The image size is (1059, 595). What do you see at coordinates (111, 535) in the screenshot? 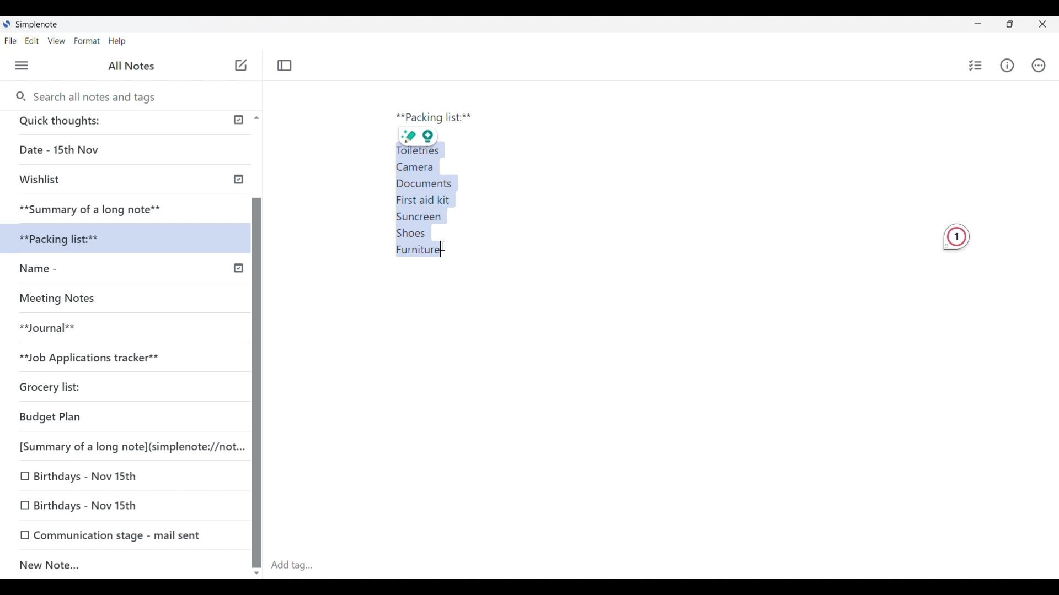
I see `0 Communication stage - mail sent` at bounding box center [111, 535].